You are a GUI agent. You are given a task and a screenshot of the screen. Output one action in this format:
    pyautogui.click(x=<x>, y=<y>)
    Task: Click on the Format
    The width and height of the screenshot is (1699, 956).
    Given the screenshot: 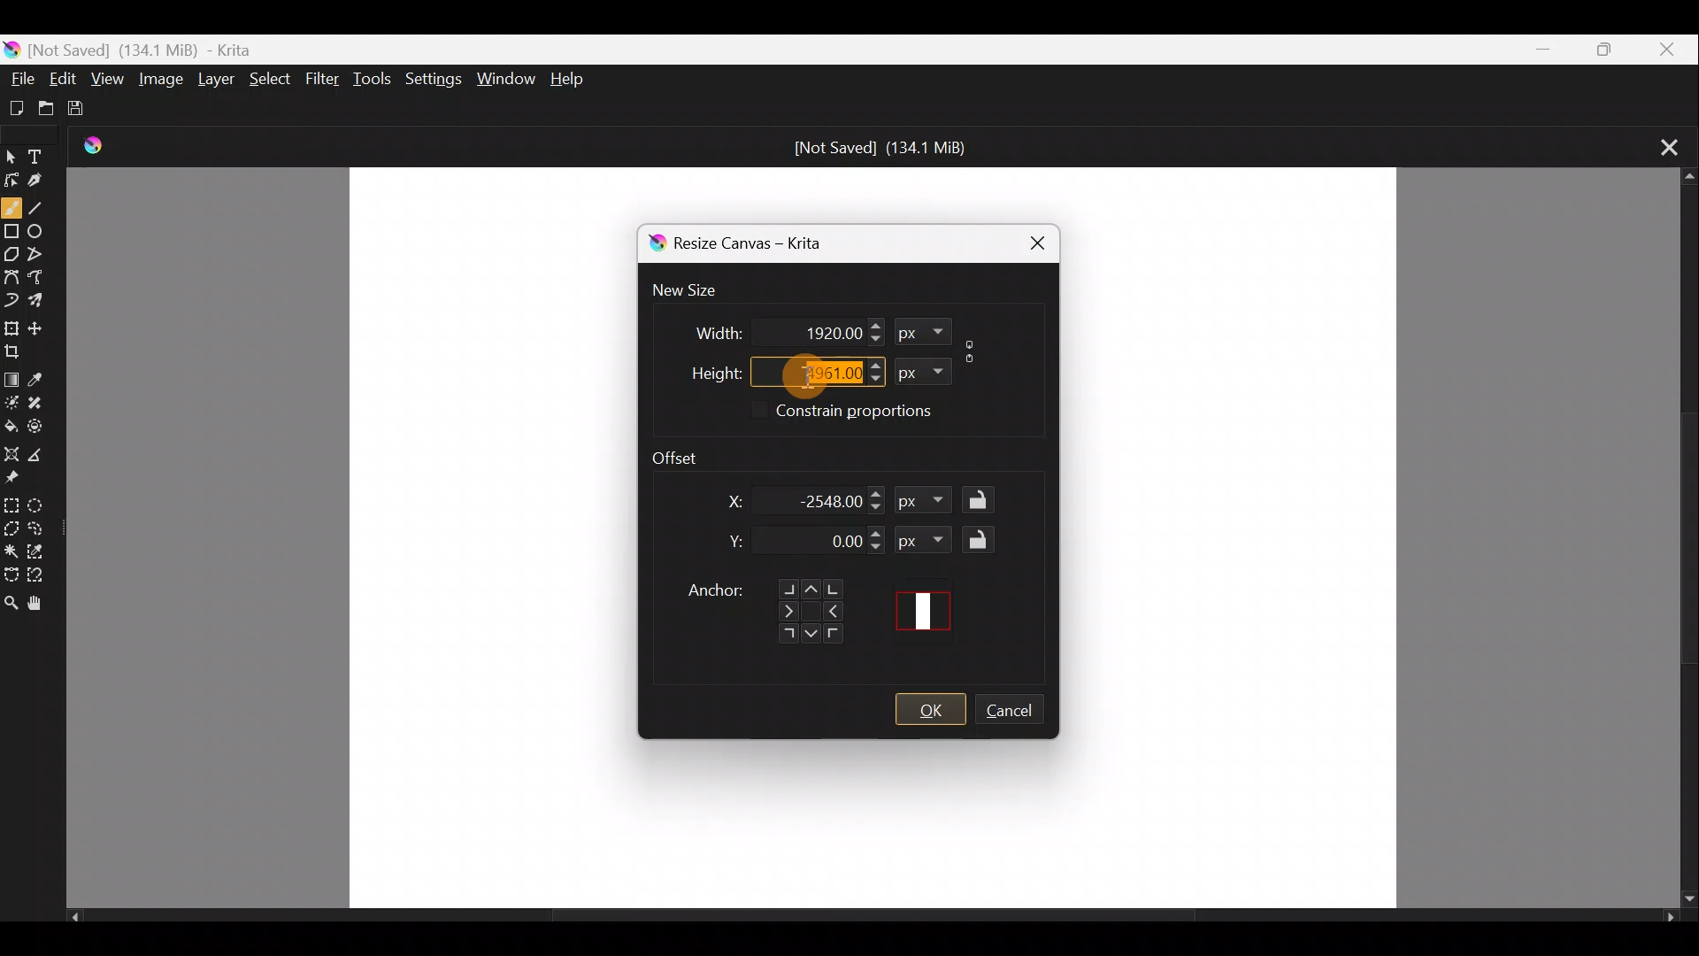 What is the action you would take?
    pyautogui.click(x=925, y=539)
    